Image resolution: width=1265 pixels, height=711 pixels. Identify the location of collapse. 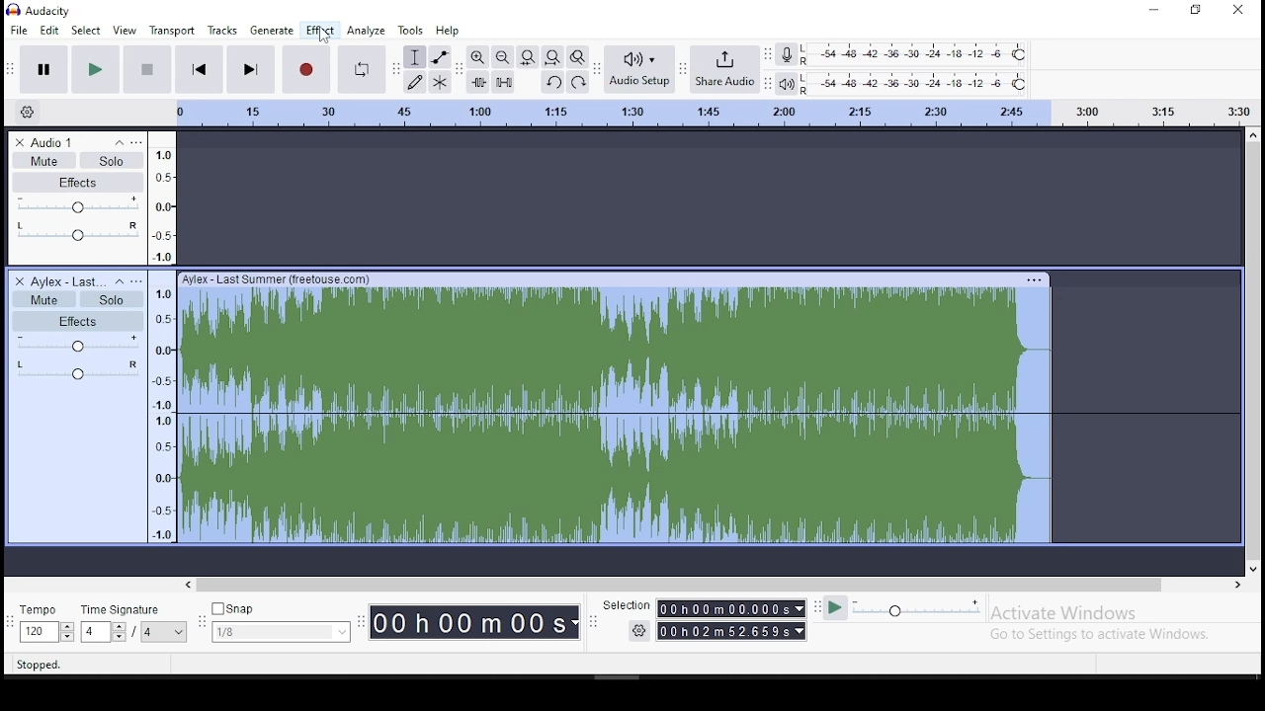
(118, 143).